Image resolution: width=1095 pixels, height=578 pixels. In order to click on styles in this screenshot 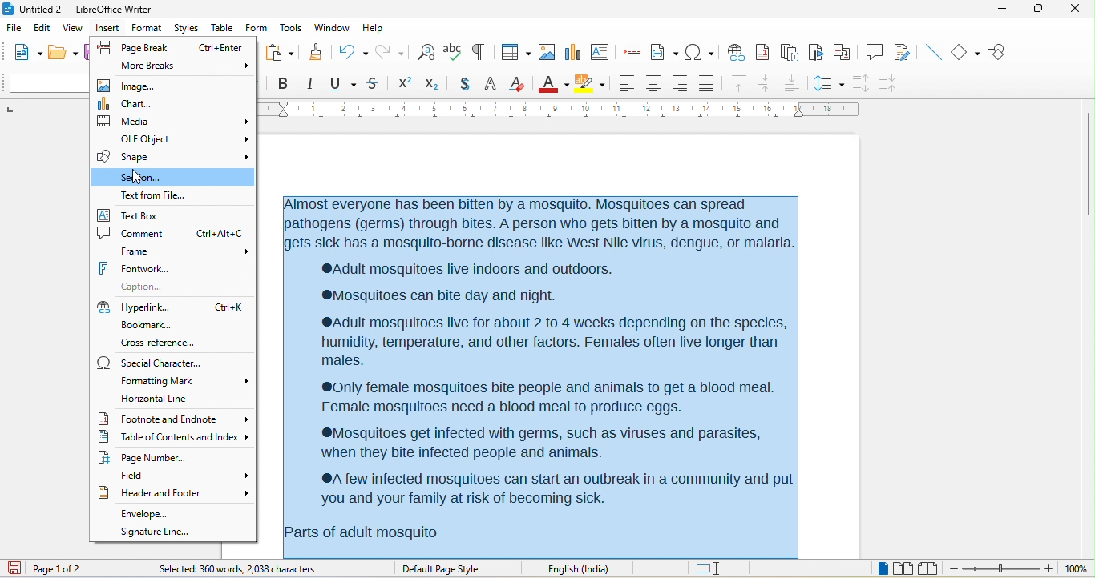, I will do `click(187, 27)`.